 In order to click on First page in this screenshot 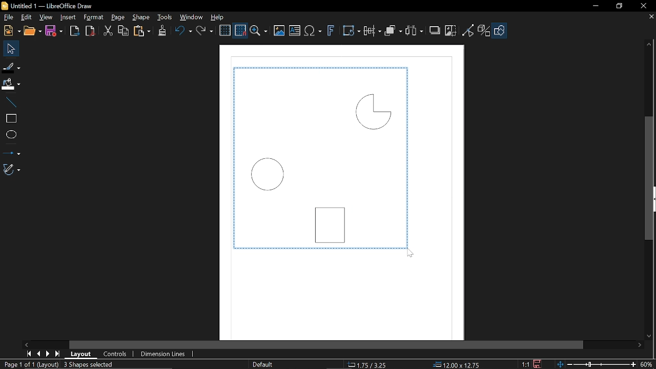, I will do `click(29, 354)`.